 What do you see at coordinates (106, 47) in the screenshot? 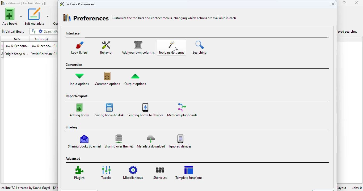
I see `behavior` at bounding box center [106, 47].